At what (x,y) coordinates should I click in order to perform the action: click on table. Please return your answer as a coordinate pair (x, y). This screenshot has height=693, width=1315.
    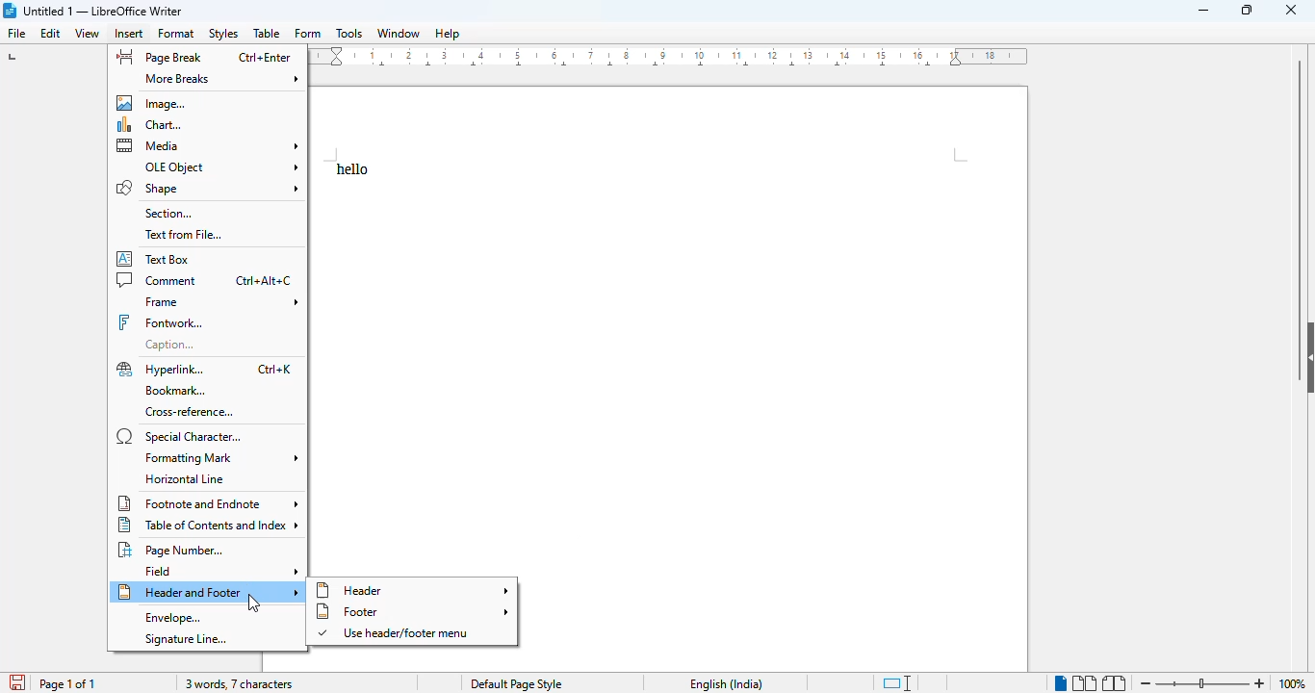
    Looking at the image, I should click on (267, 33).